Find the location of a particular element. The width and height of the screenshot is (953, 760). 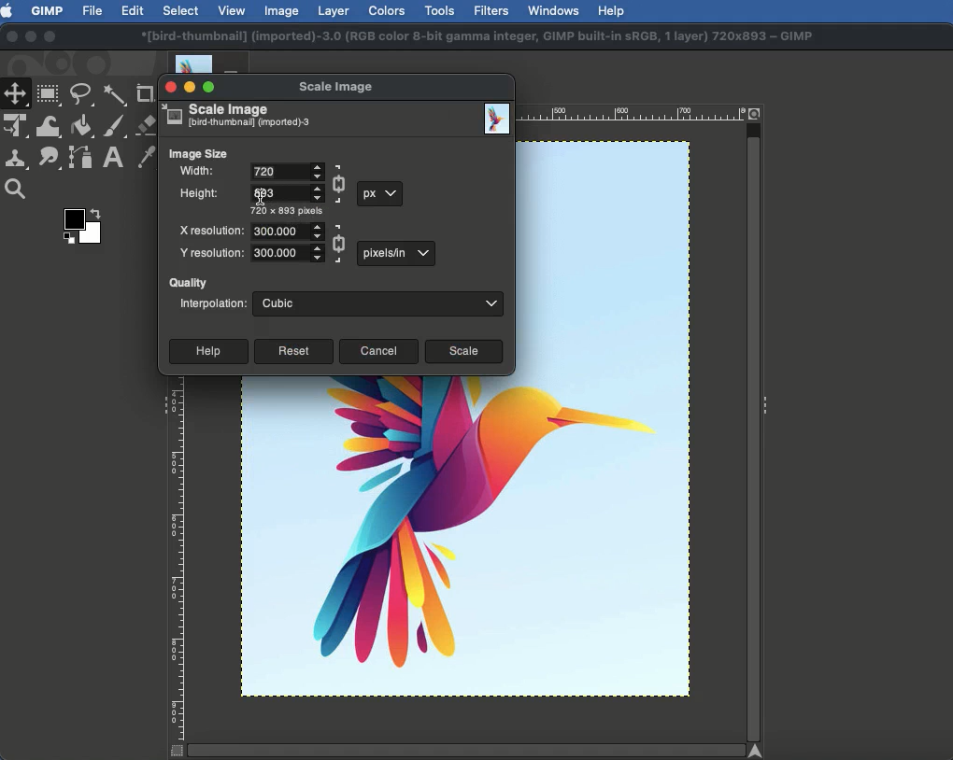

px in is located at coordinates (394, 254).